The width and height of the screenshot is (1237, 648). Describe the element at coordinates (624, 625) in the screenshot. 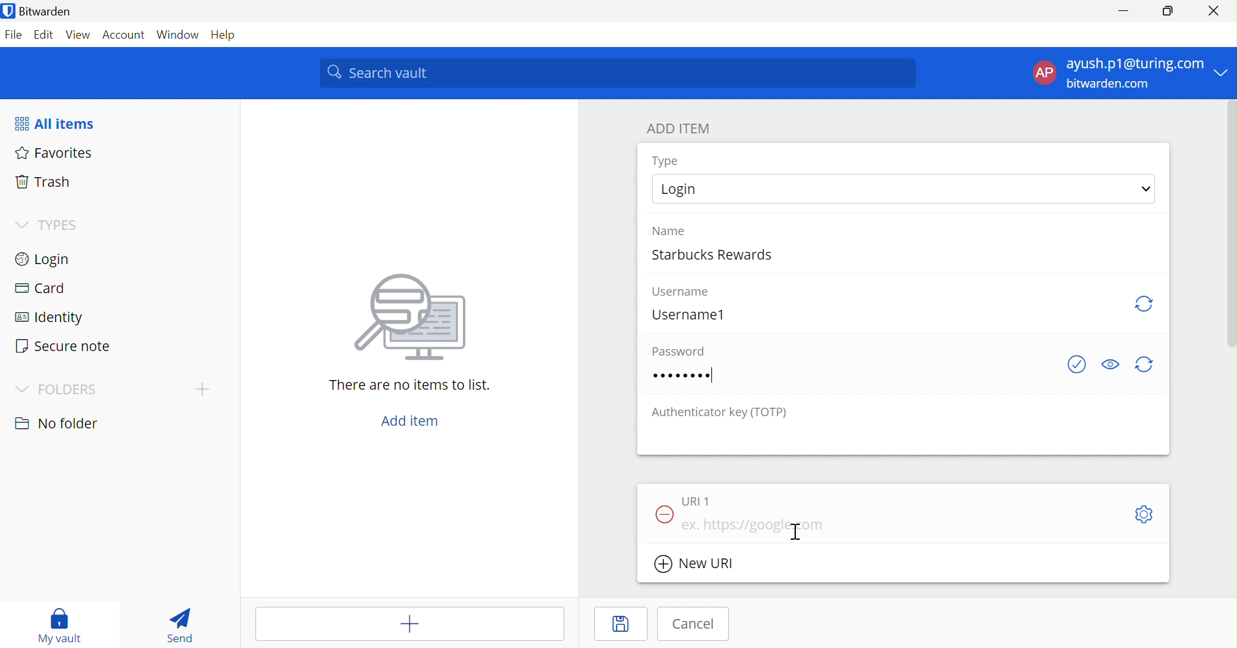

I see `Save` at that location.